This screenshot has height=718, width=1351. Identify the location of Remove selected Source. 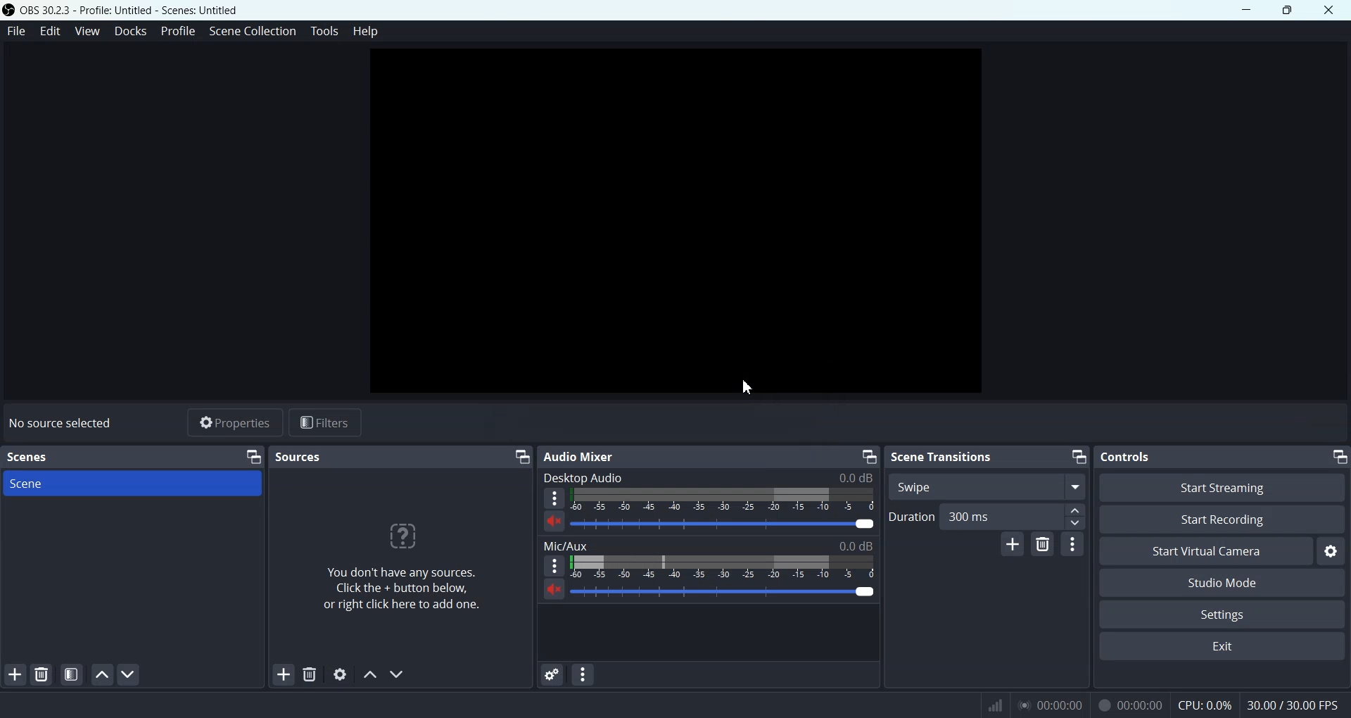
(311, 674).